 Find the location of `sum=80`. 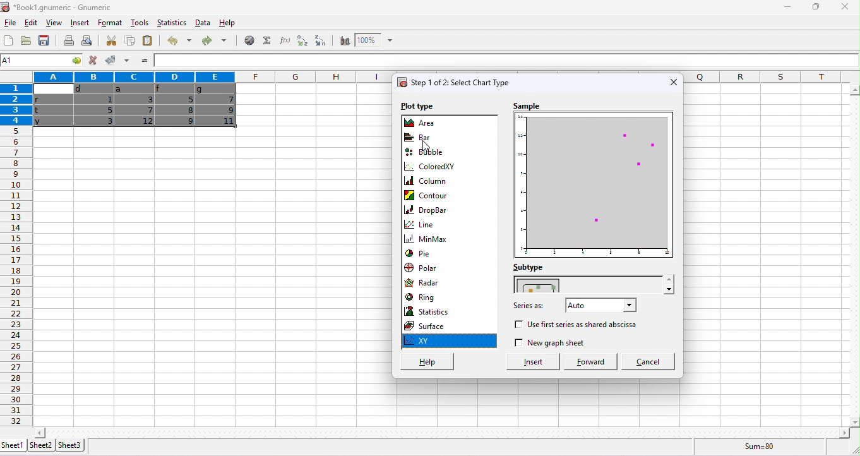

sum=80 is located at coordinates (758, 448).